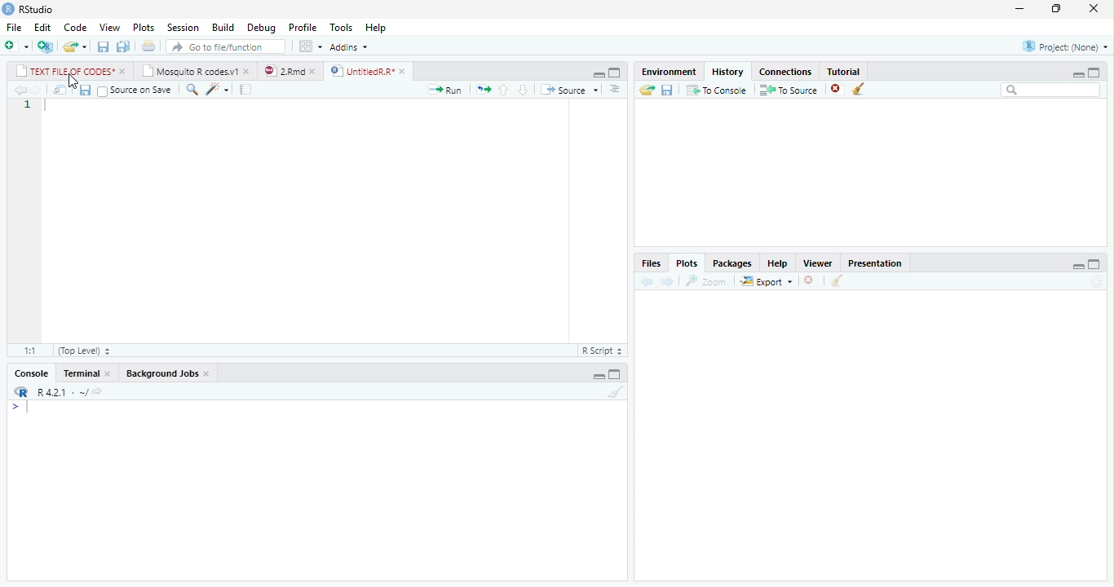  Describe the element at coordinates (617, 90) in the screenshot. I see `more` at that location.